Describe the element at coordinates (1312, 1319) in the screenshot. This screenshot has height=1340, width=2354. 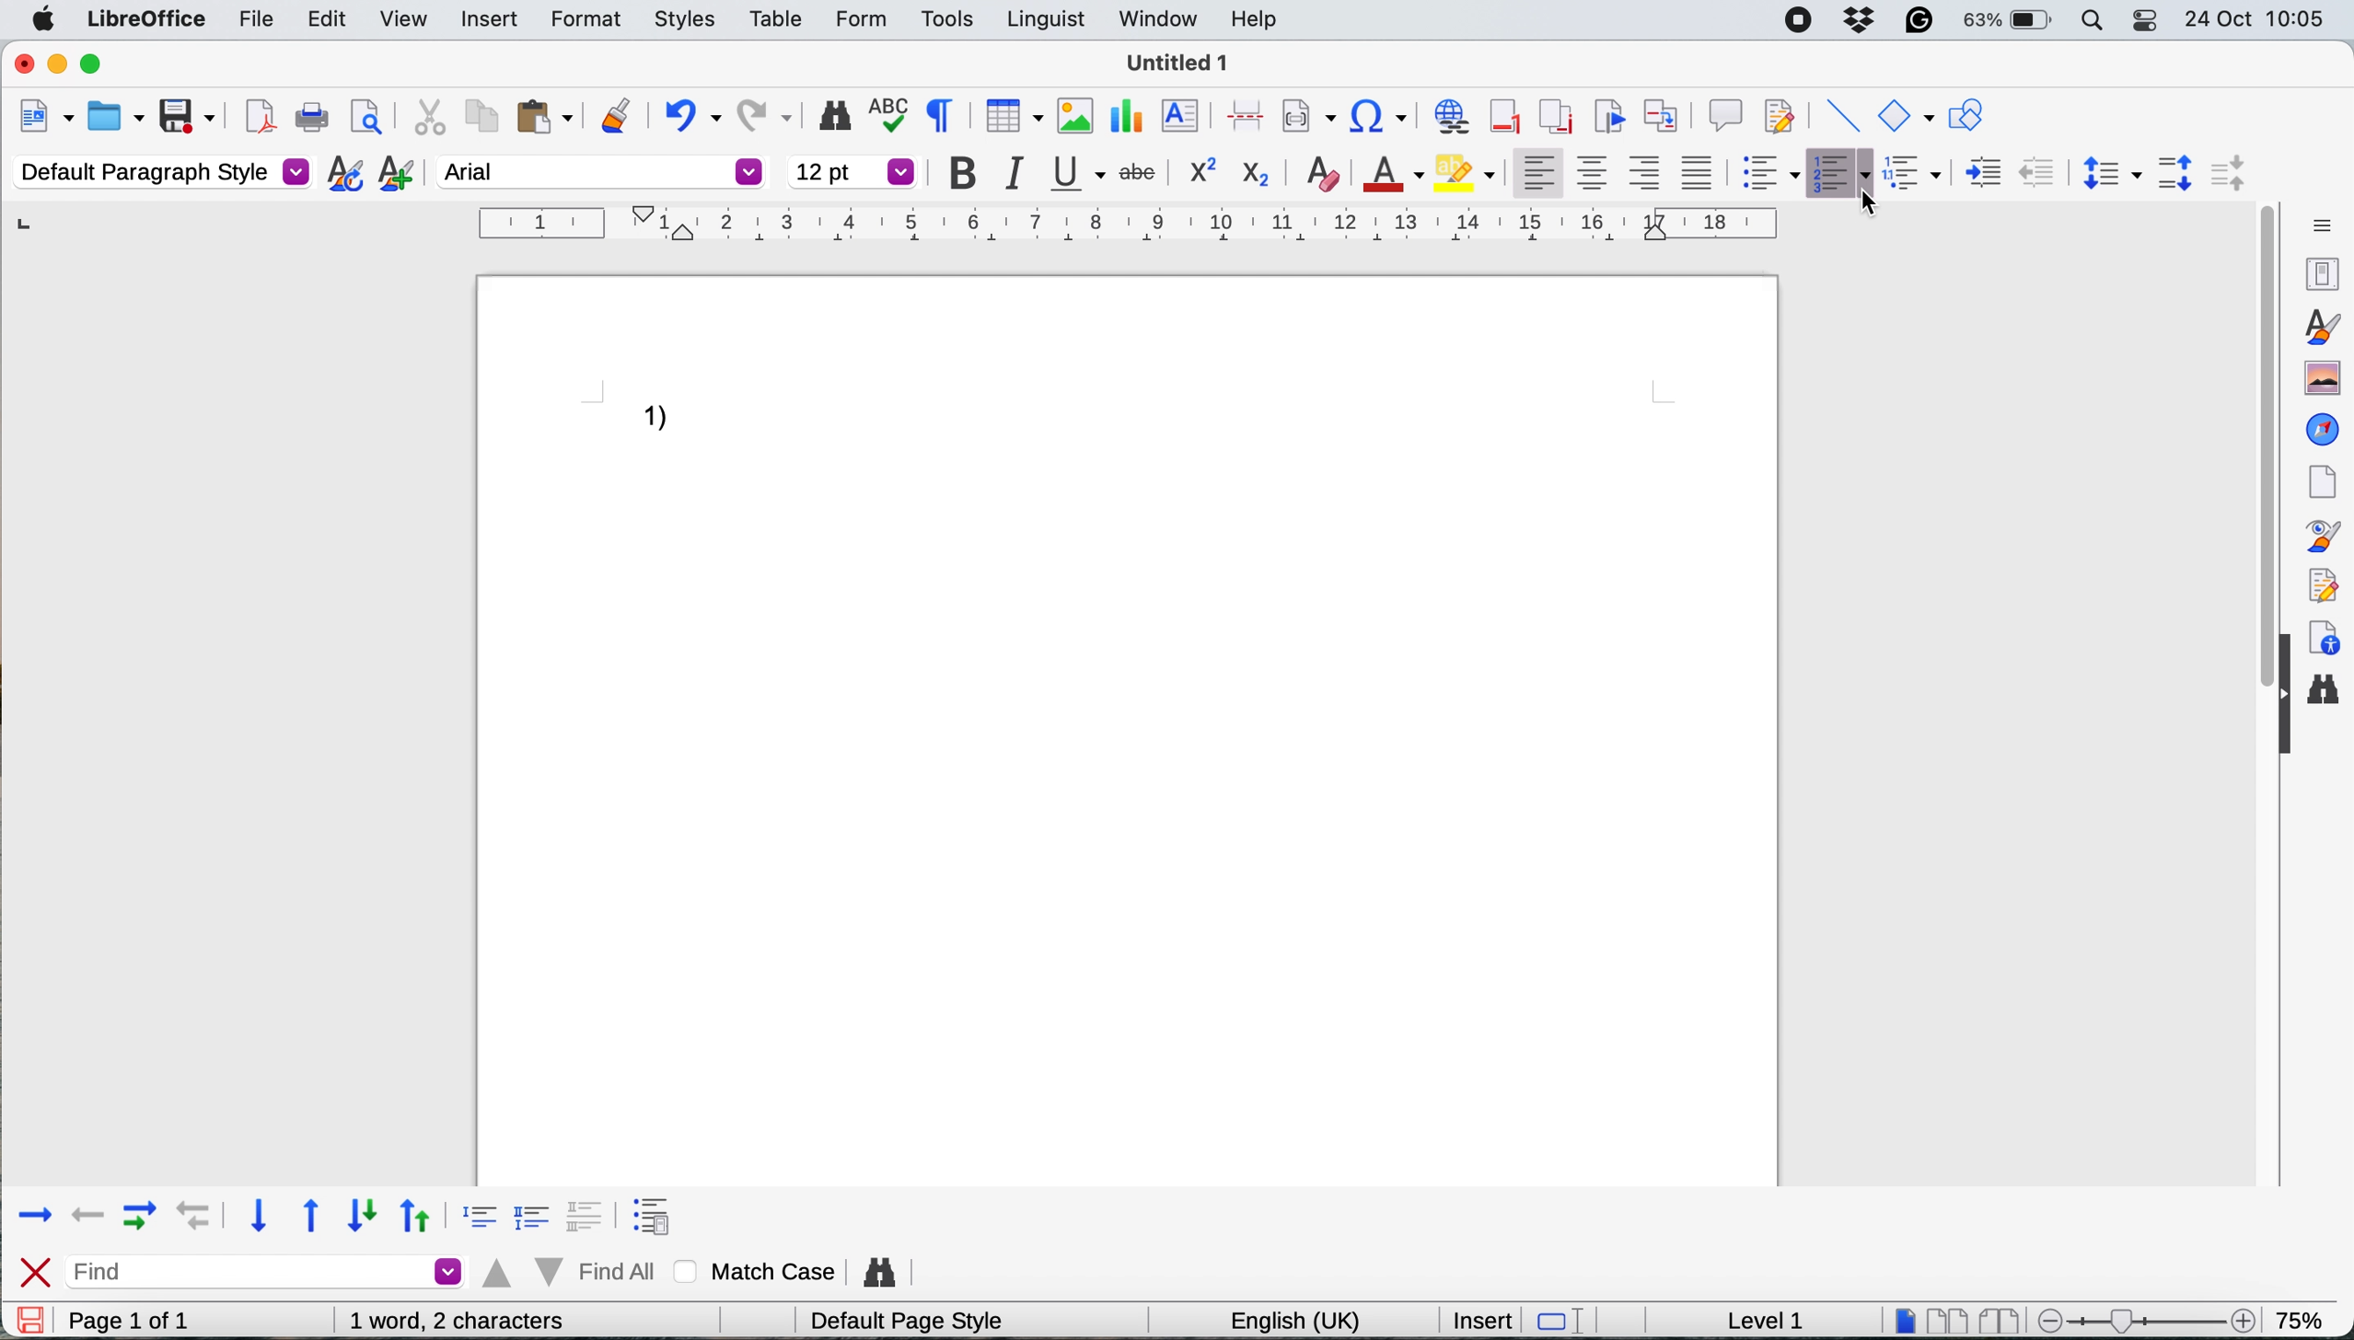
I see `english(uk)` at that location.